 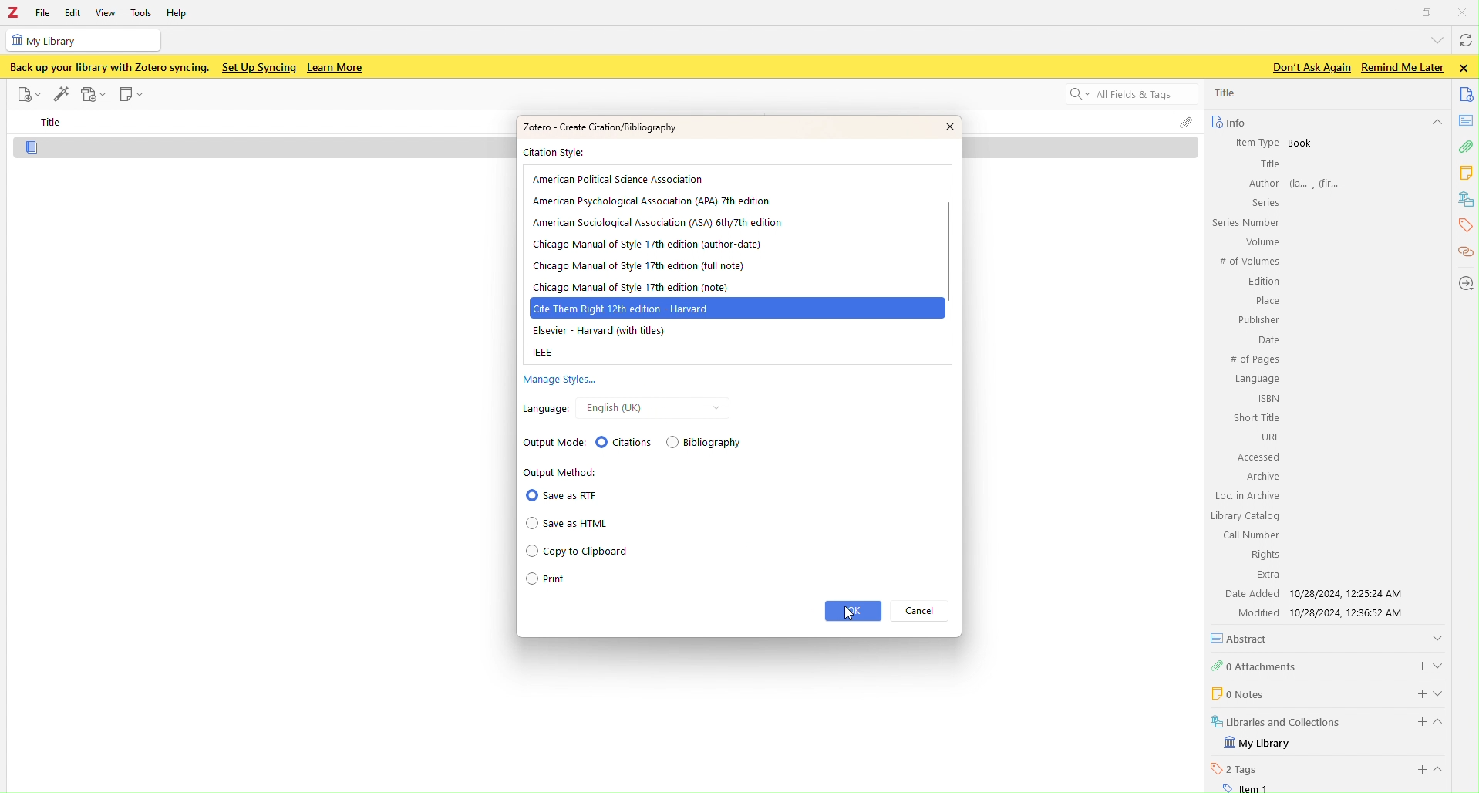 What do you see at coordinates (1252, 612) in the screenshot?
I see `‘Modified` at bounding box center [1252, 612].